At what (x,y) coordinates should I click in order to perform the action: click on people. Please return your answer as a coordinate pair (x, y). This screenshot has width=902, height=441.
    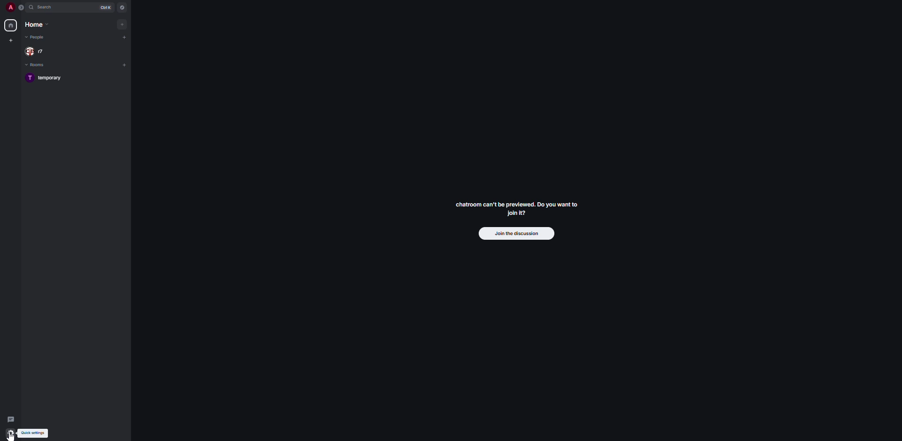
    Looking at the image, I should click on (36, 52).